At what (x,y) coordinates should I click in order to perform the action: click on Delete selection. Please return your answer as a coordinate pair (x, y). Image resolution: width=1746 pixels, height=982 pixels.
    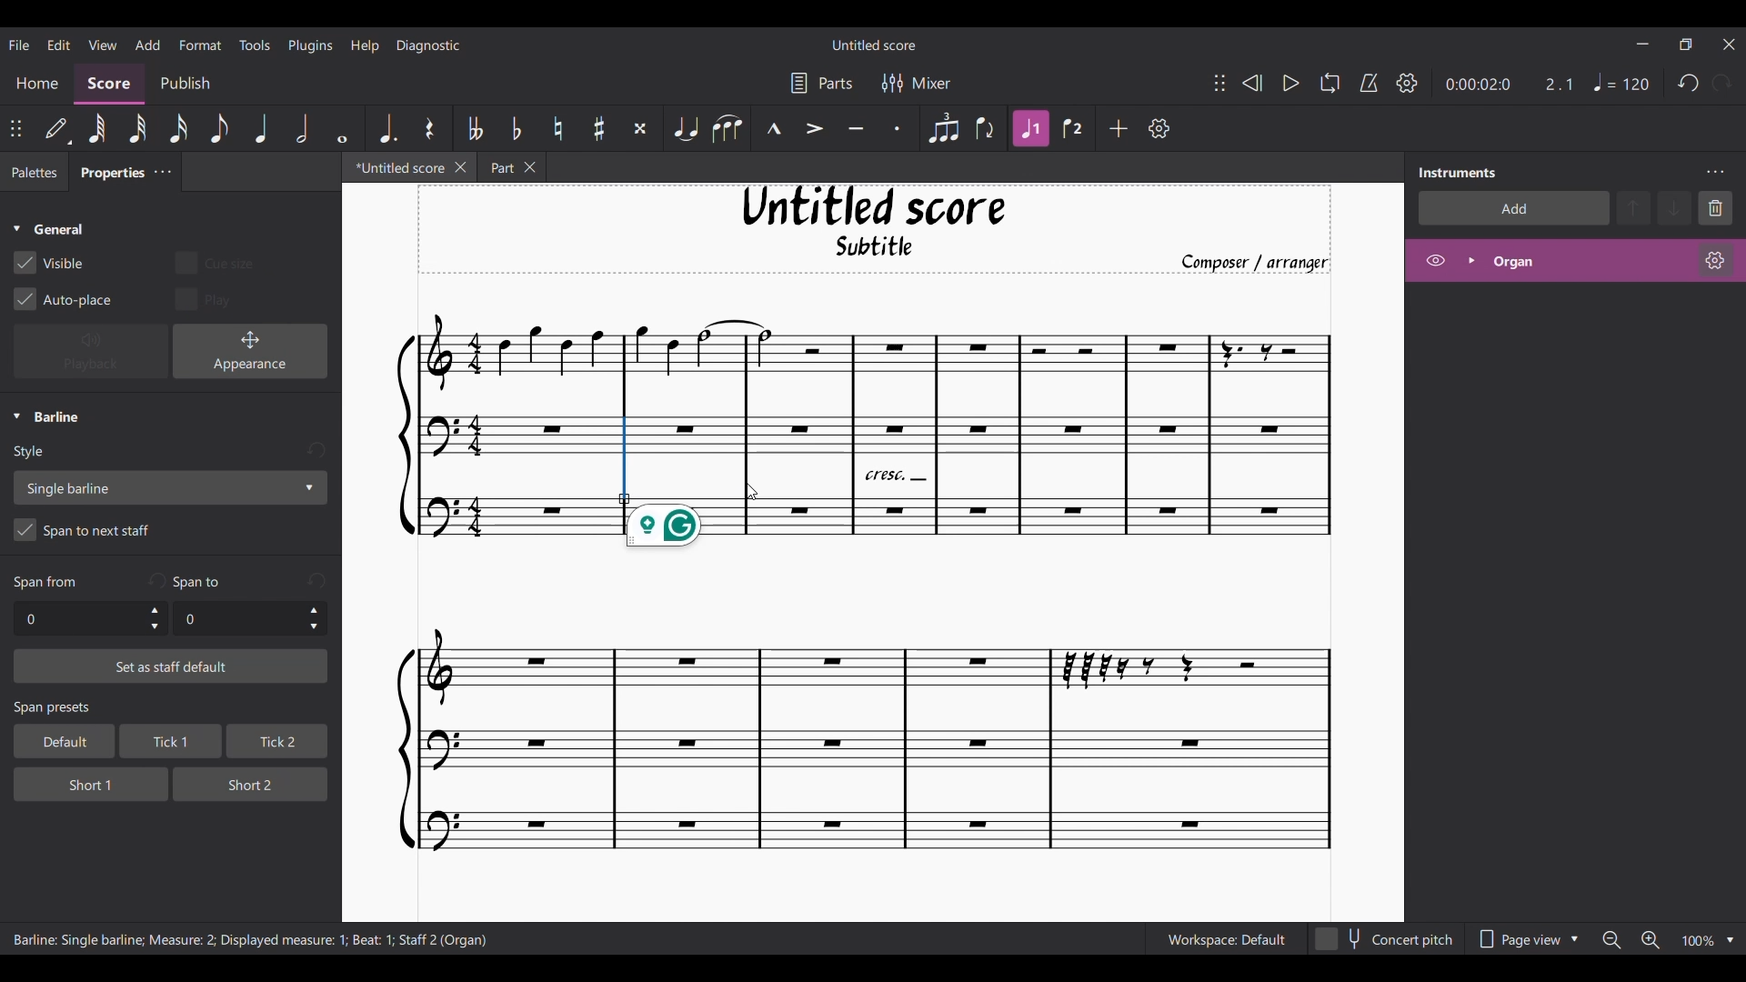
    Looking at the image, I should click on (1716, 207).